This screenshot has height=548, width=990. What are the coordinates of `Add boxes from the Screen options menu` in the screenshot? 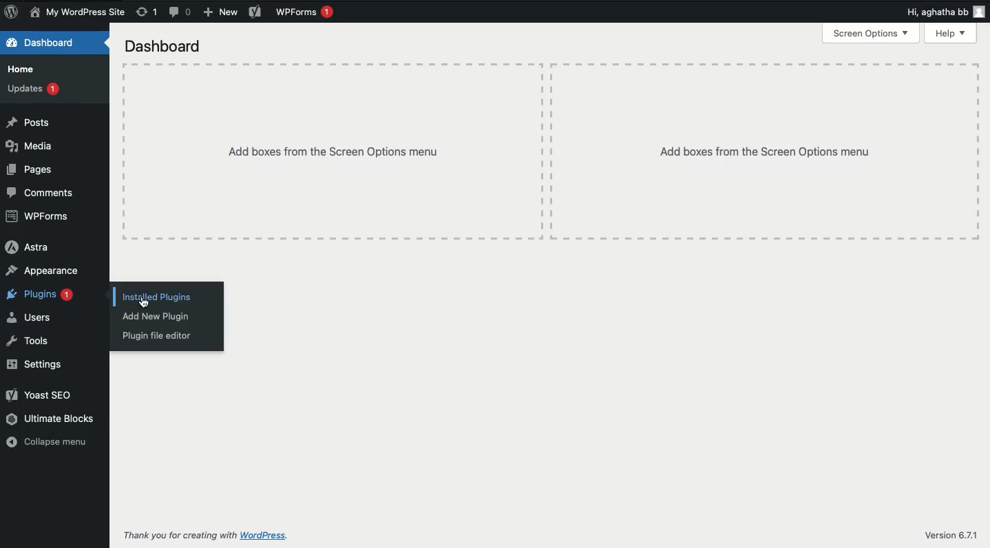 It's located at (767, 150).